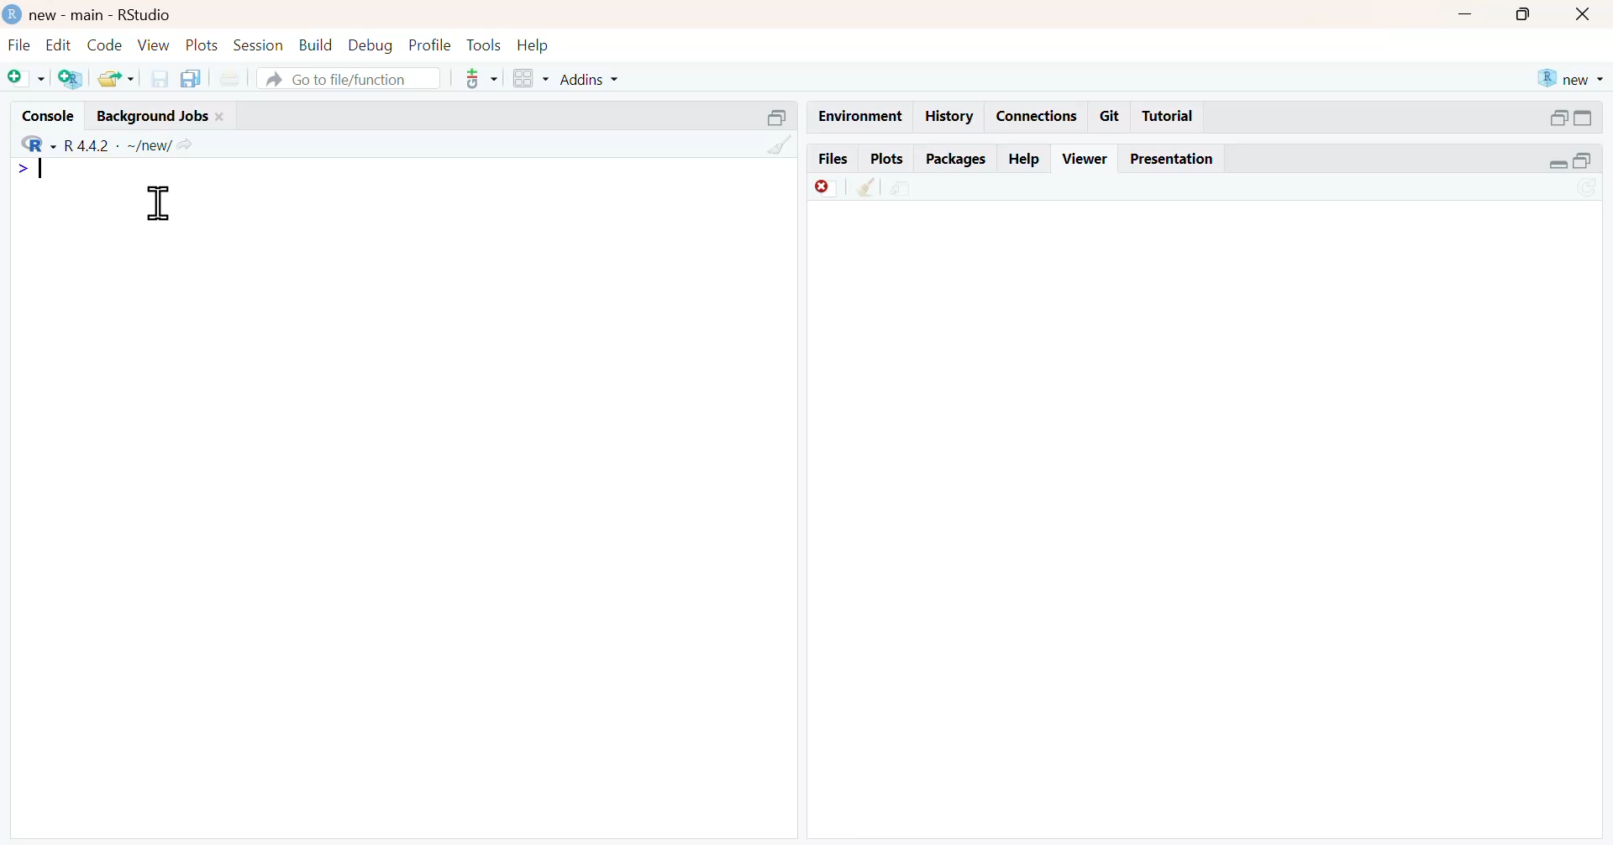  I want to click on typing cursor, so click(50, 172).